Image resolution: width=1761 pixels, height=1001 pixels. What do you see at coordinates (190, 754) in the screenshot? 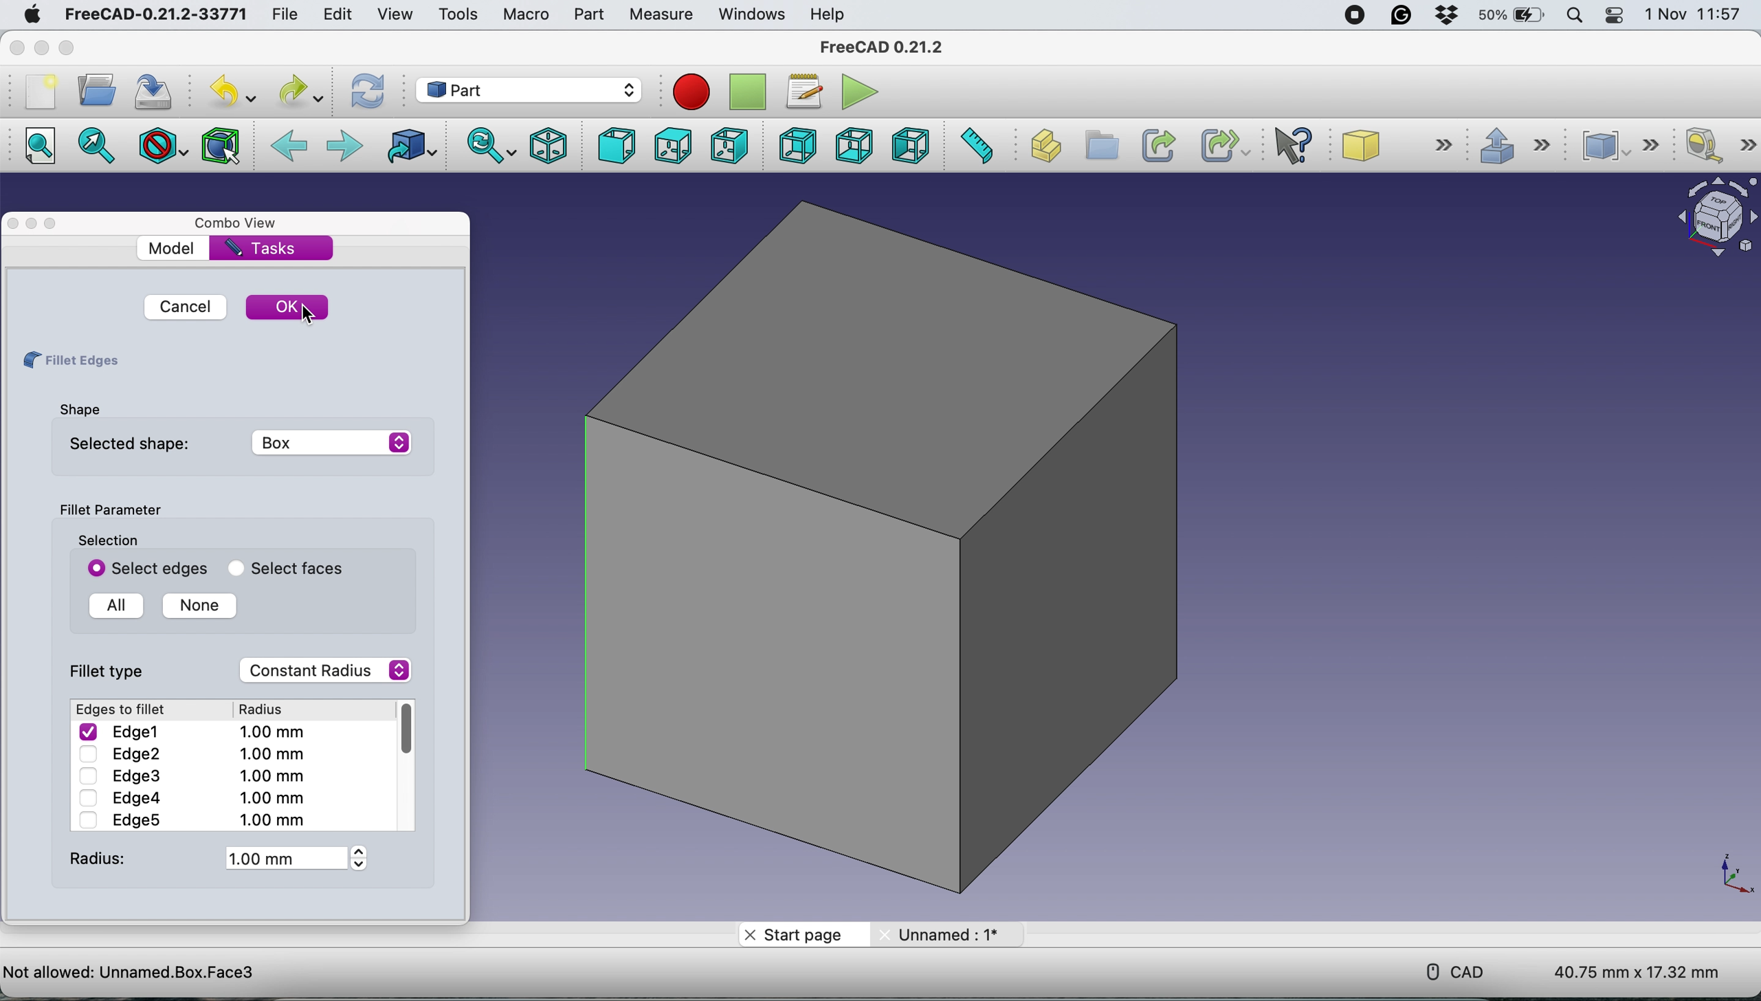
I see `Edge2 ` at bounding box center [190, 754].